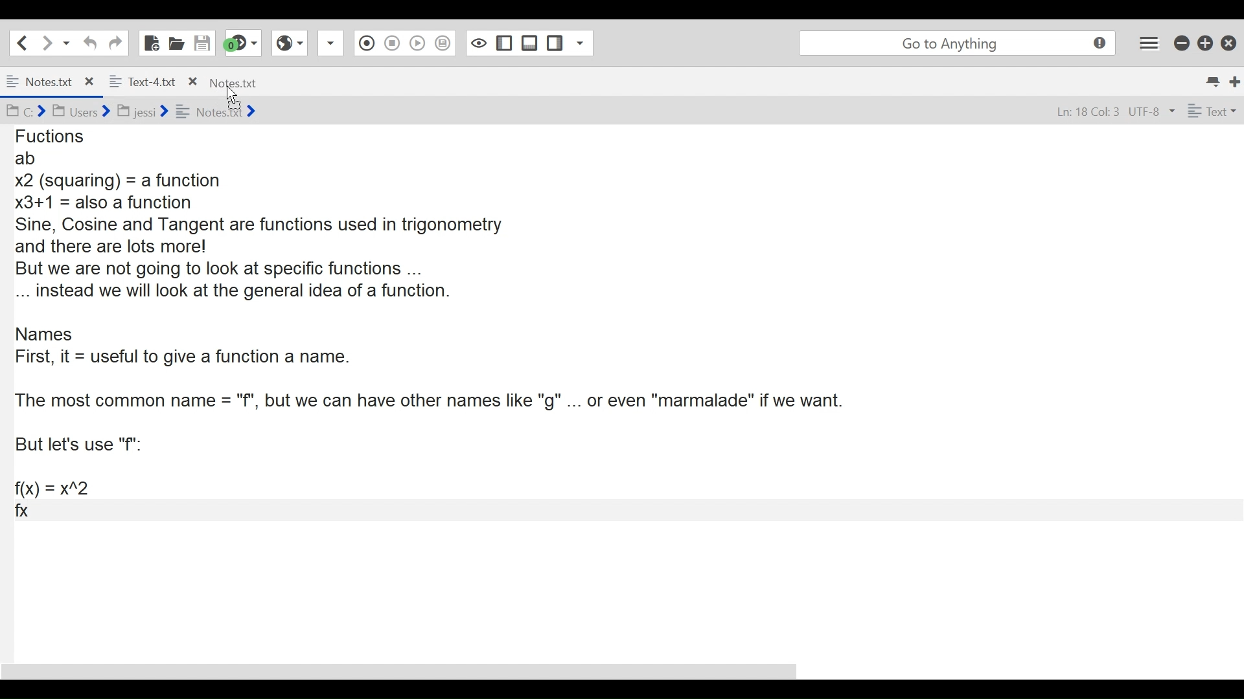 Image resolution: width=1244 pixels, height=699 pixels. Describe the element at coordinates (177, 43) in the screenshot. I see `Open` at that location.